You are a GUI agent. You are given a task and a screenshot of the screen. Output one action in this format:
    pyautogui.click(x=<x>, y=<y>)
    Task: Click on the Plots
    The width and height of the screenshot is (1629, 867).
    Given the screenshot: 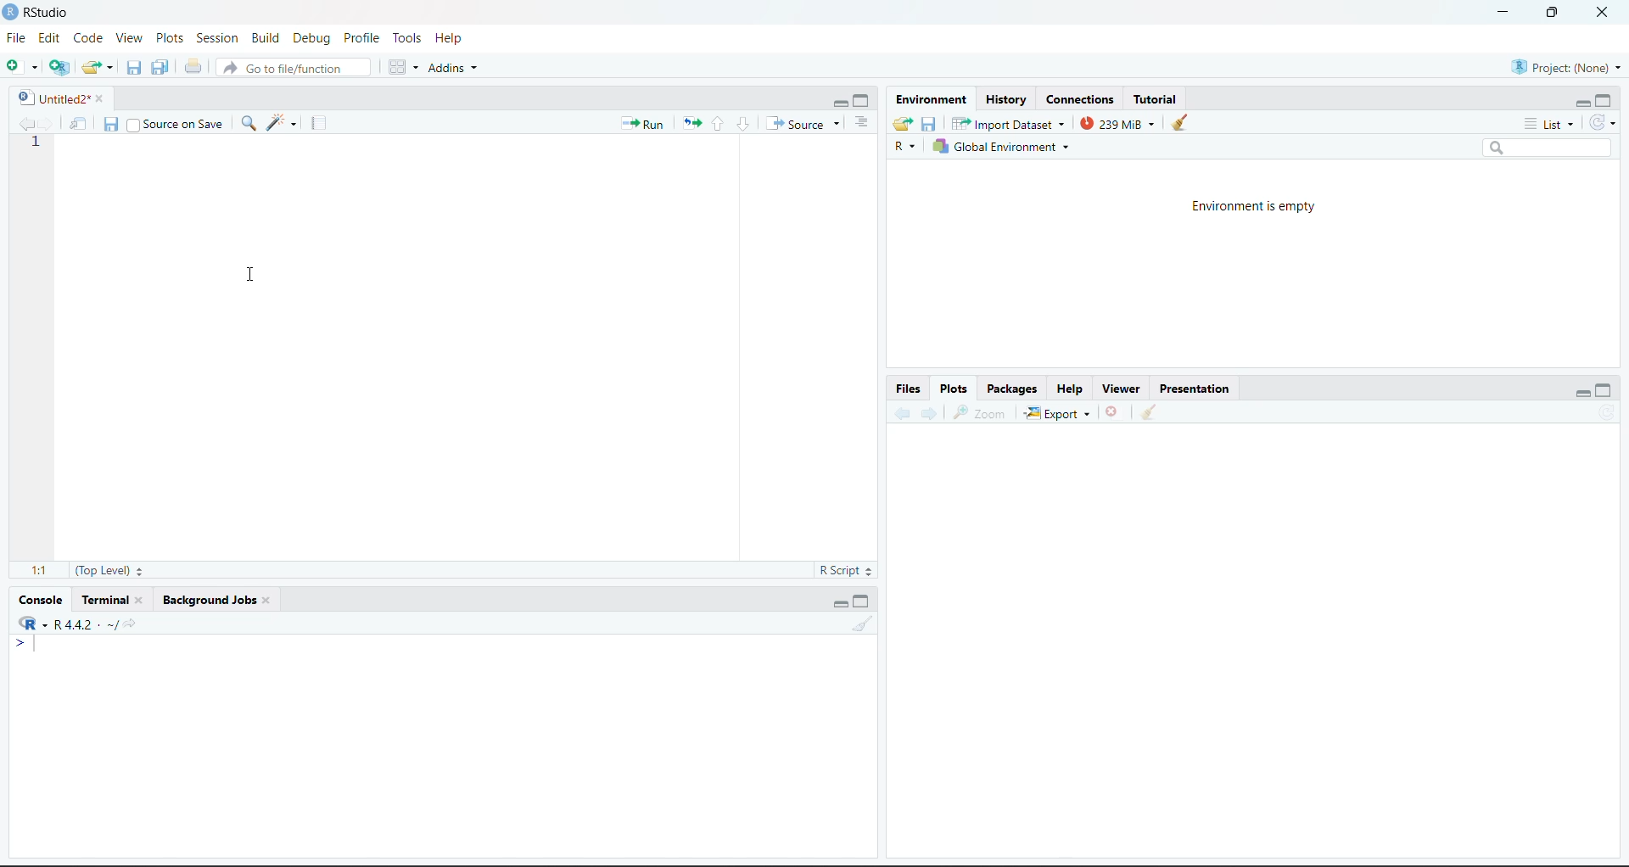 What is the action you would take?
    pyautogui.click(x=955, y=388)
    